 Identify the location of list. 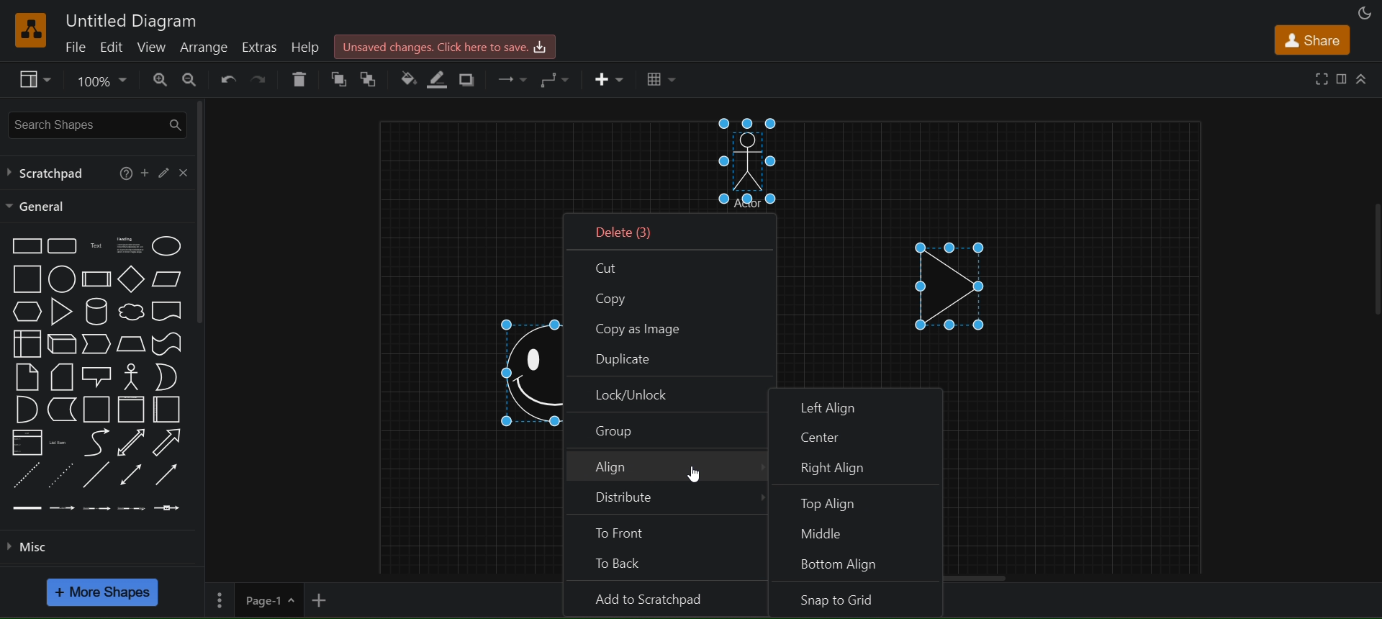
(24, 443).